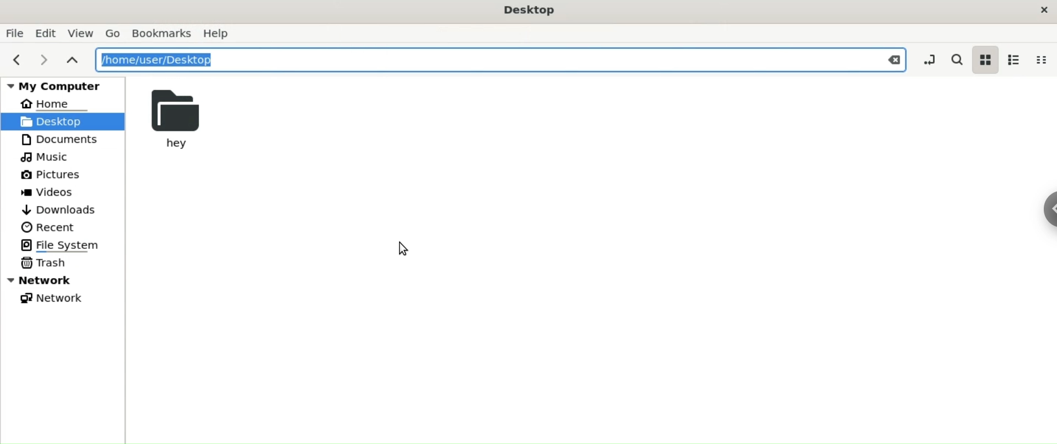 The width and height of the screenshot is (1057, 444). What do you see at coordinates (61, 140) in the screenshot?
I see `Documents` at bounding box center [61, 140].